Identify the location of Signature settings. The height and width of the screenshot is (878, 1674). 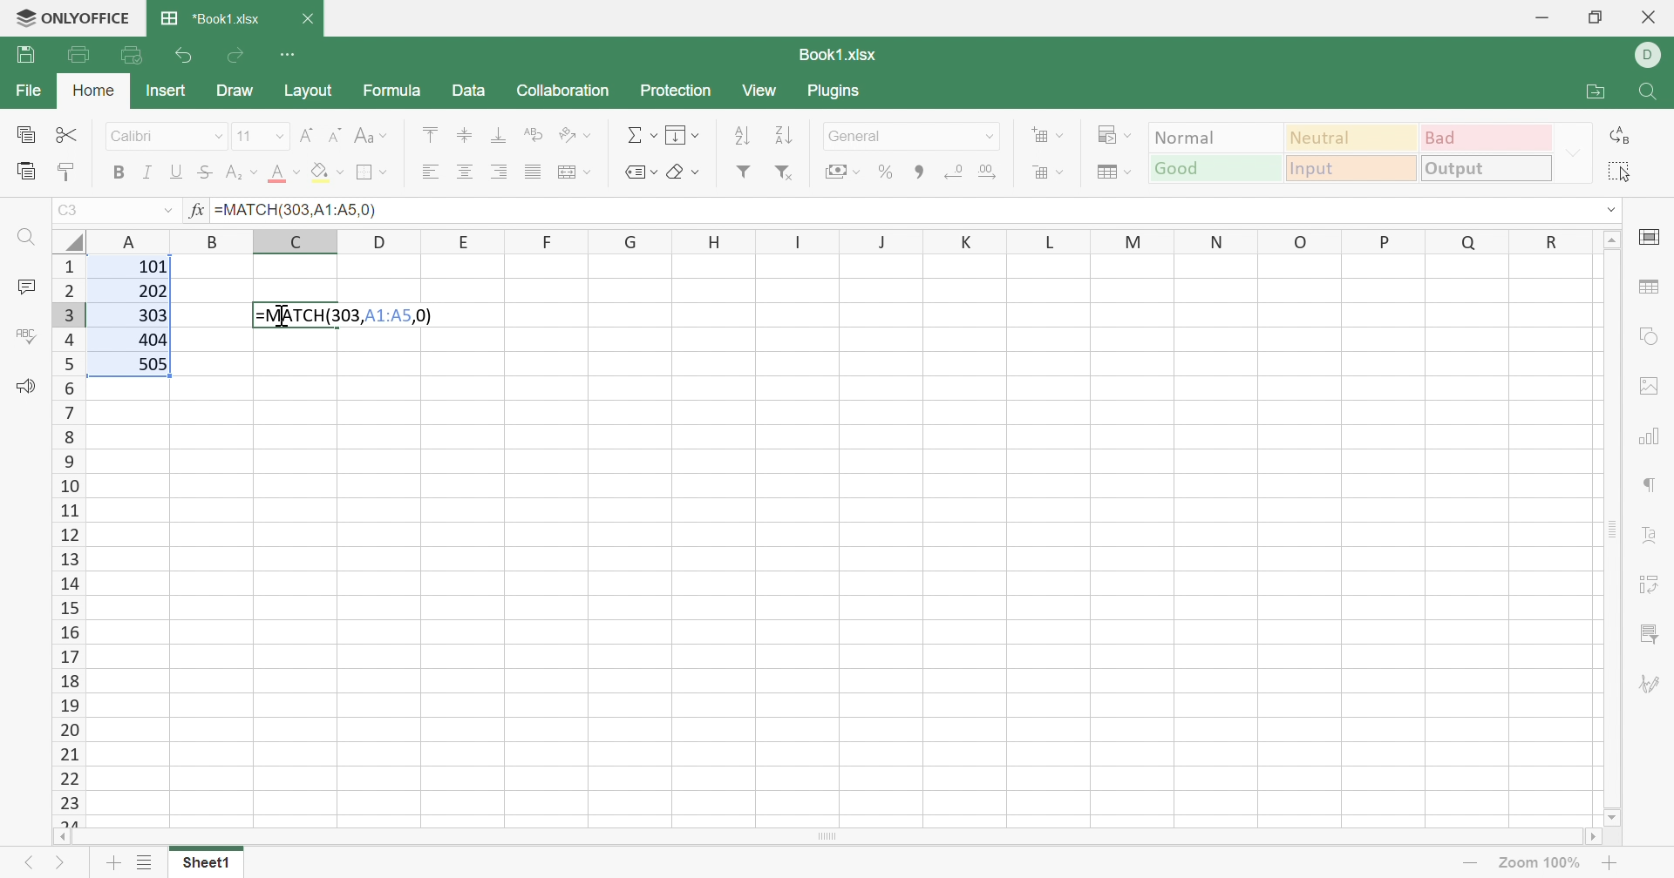
(1655, 682).